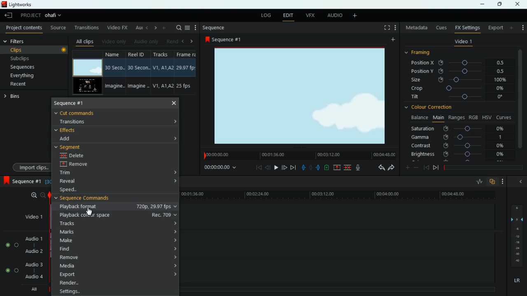  What do you see at coordinates (77, 181) in the screenshot?
I see `reveal` at bounding box center [77, 181].